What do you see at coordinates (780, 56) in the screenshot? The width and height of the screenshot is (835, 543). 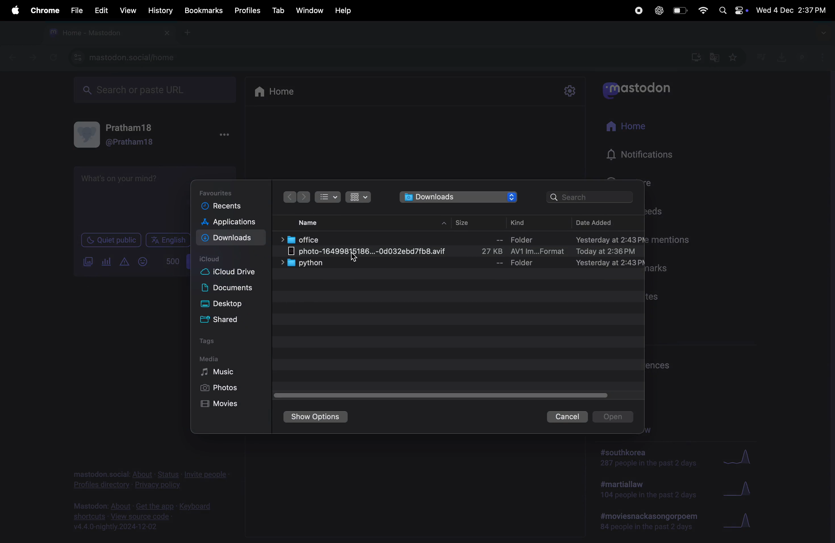 I see `downloads` at bounding box center [780, 56].